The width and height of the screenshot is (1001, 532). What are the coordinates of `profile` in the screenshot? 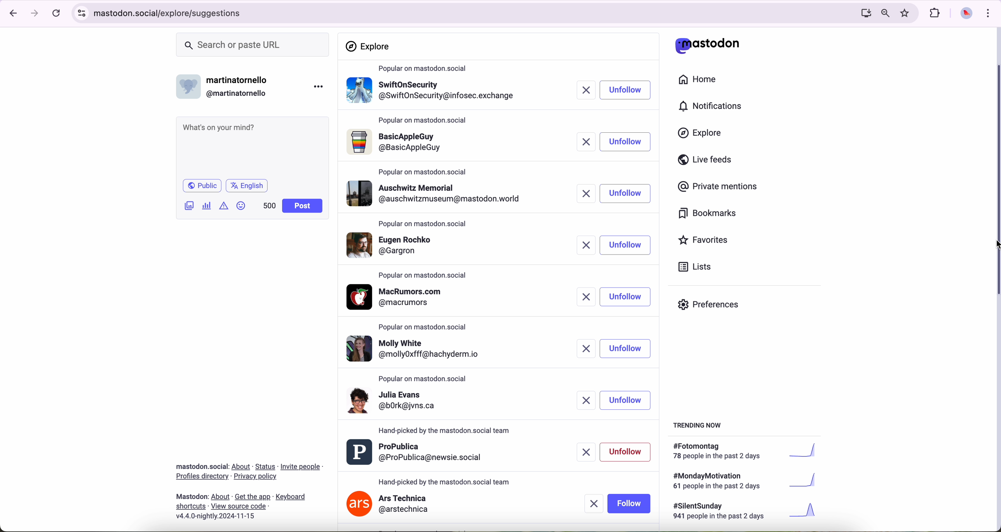 It's located at (417, 453).